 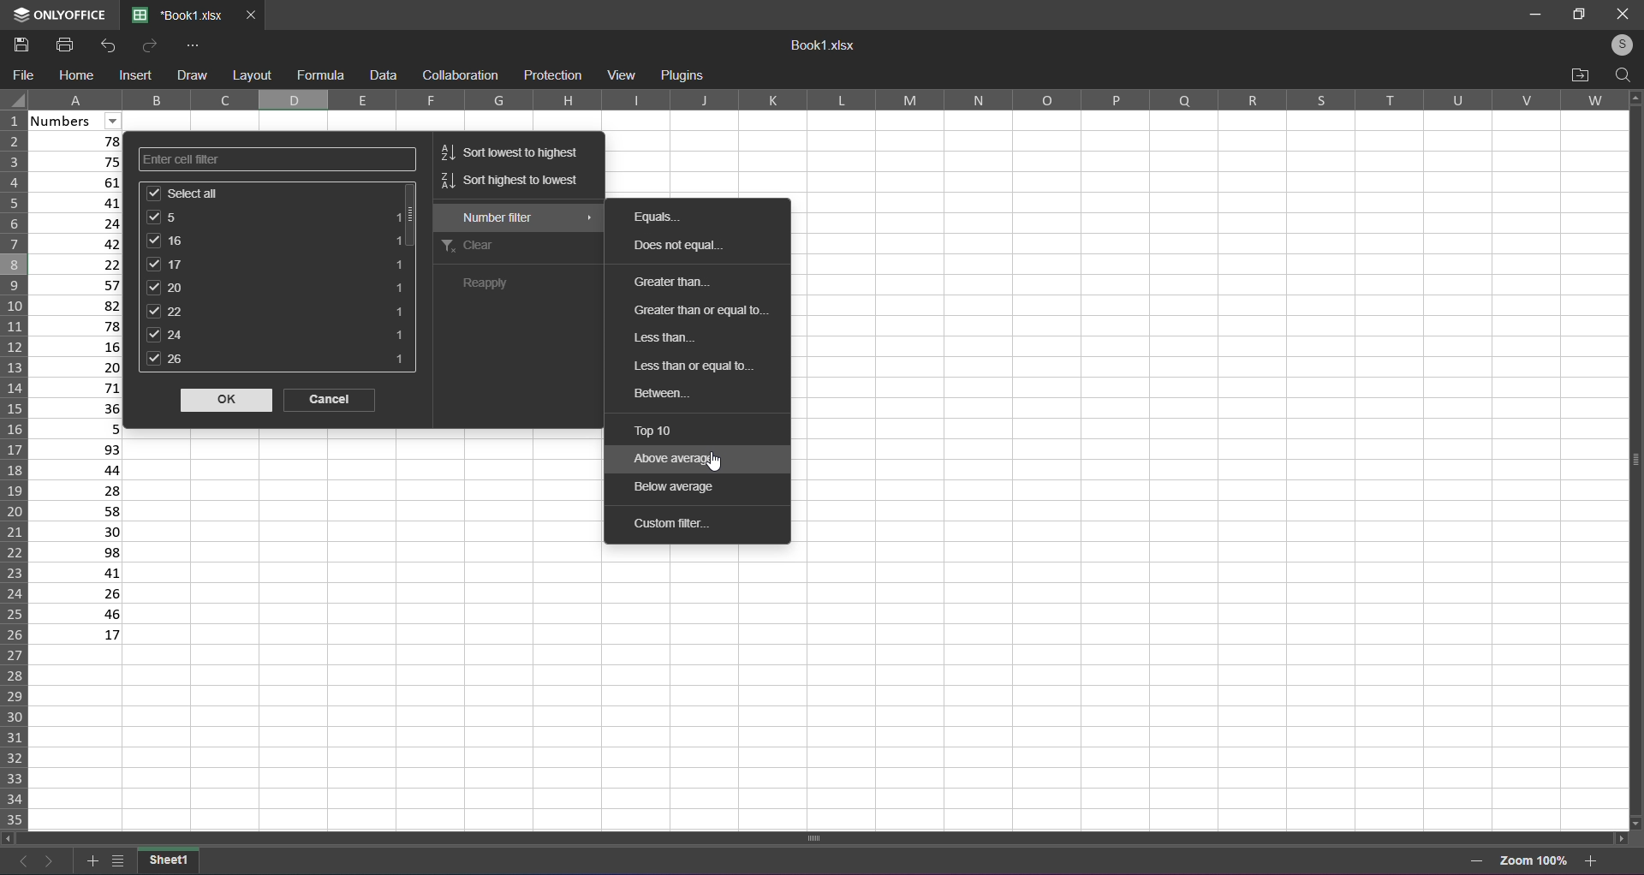 What do you see at coordinates (146, 45) in the screenshot?
I see `redo` at bounding box center [146, 45].